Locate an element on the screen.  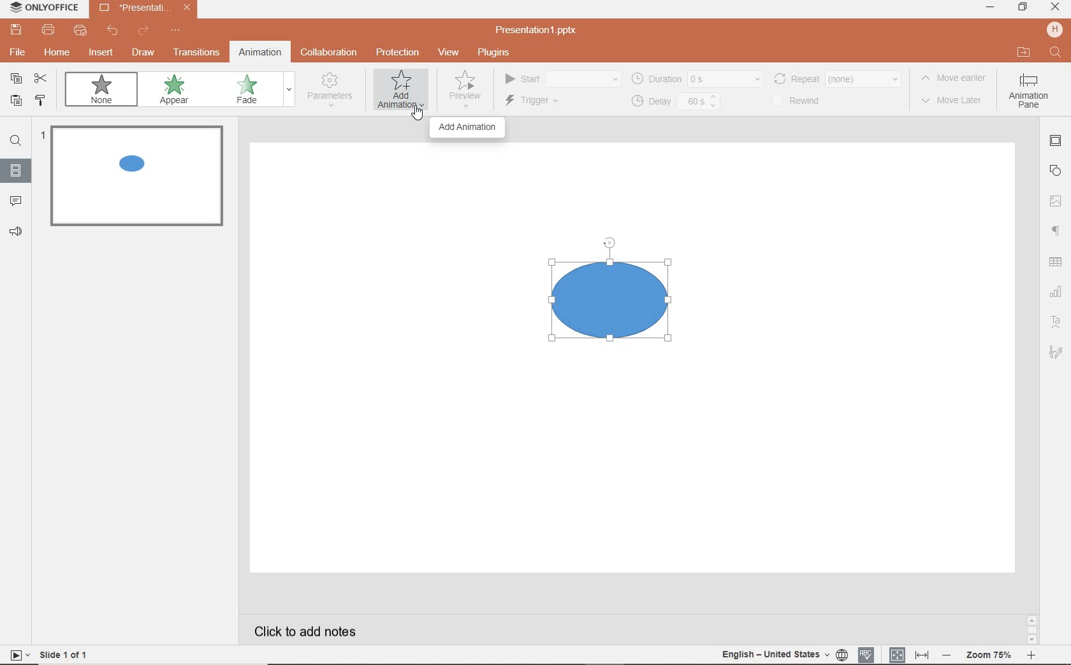
feedback & support is located at coordinates (17, 232).